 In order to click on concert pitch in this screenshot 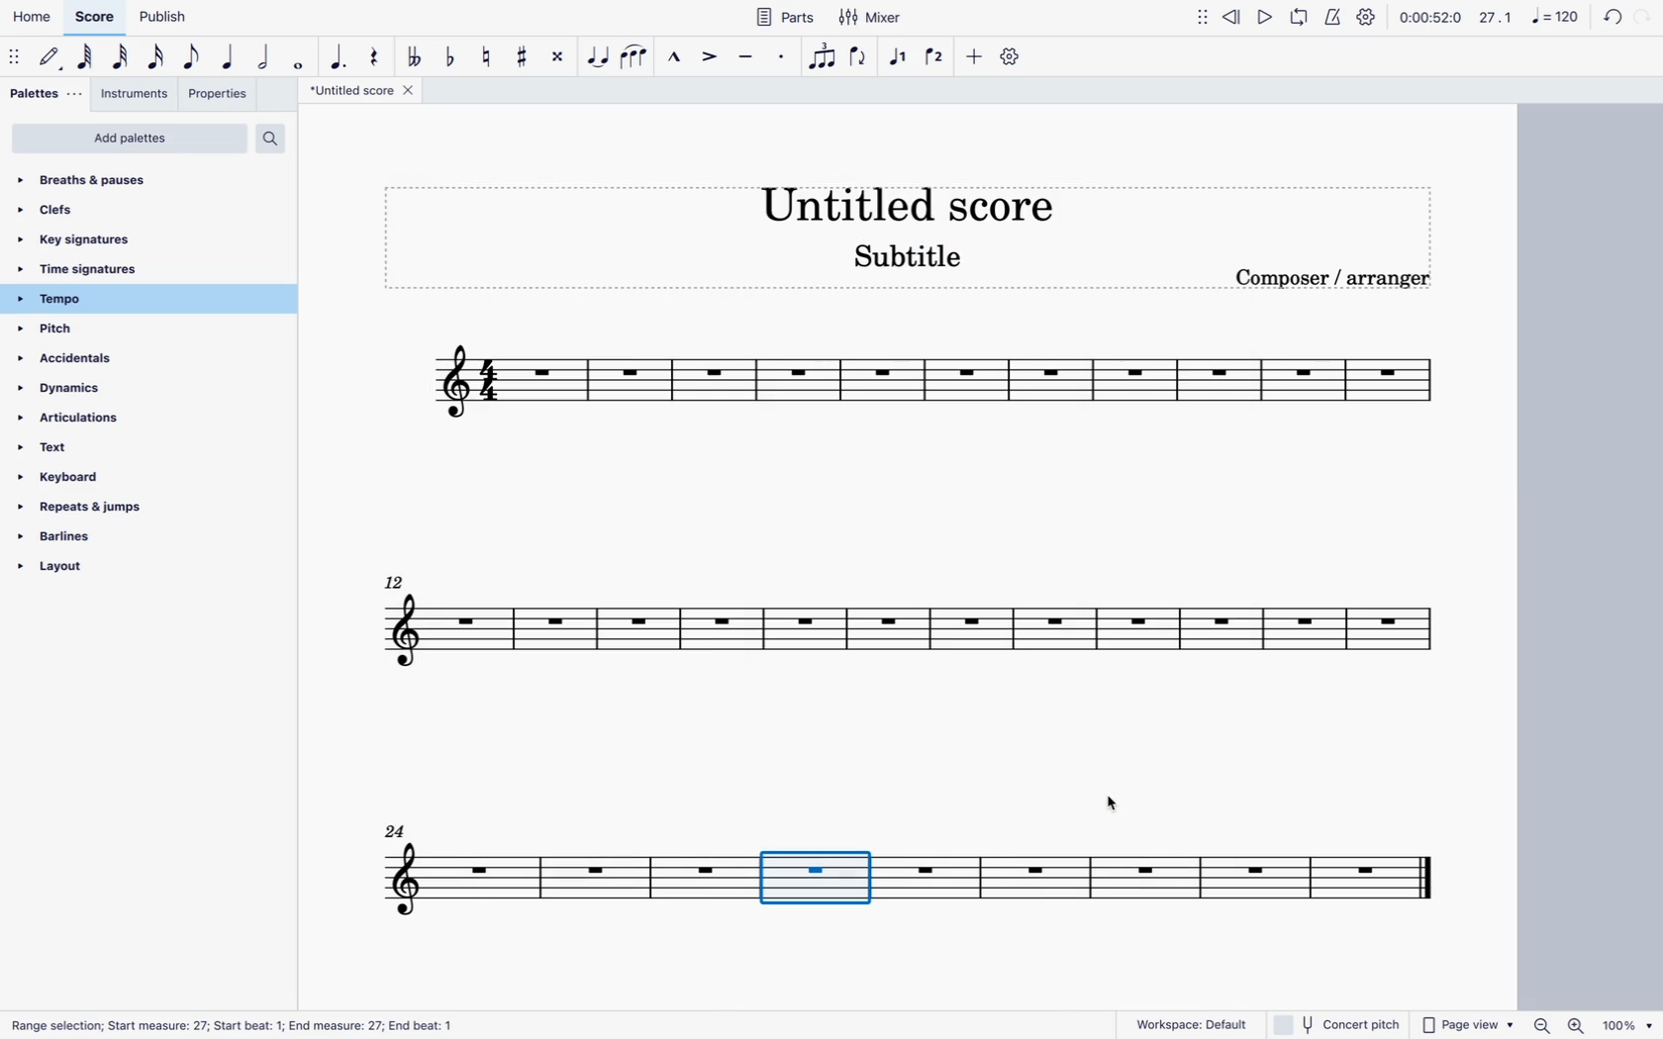, I will do `click(1339, 1024)`.